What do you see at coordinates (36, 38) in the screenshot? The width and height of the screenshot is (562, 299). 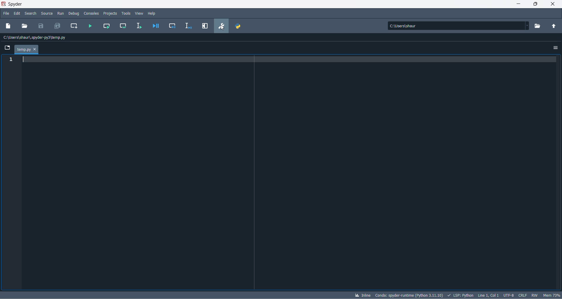 I see `path` at bounding box center [36, 38].